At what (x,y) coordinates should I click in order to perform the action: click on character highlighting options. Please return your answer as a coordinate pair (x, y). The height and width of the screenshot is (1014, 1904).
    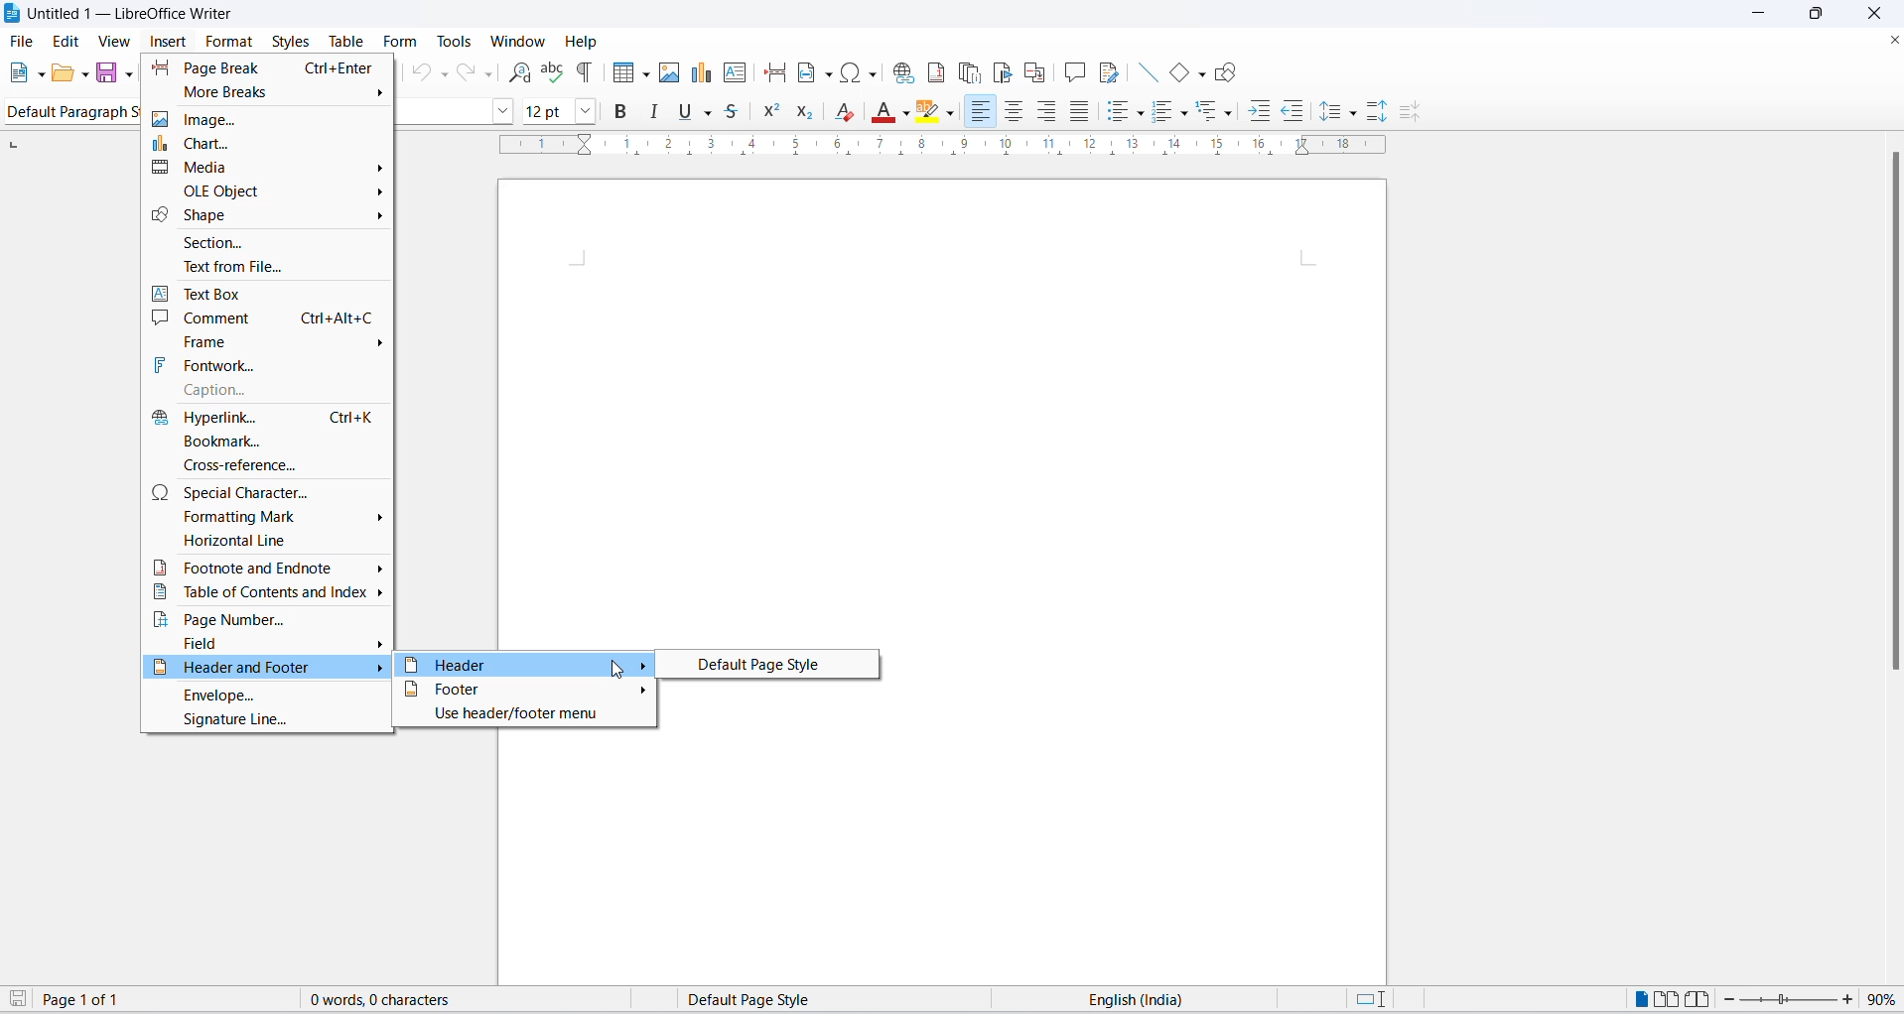
    Looking at the image, I should click on (954, 112).